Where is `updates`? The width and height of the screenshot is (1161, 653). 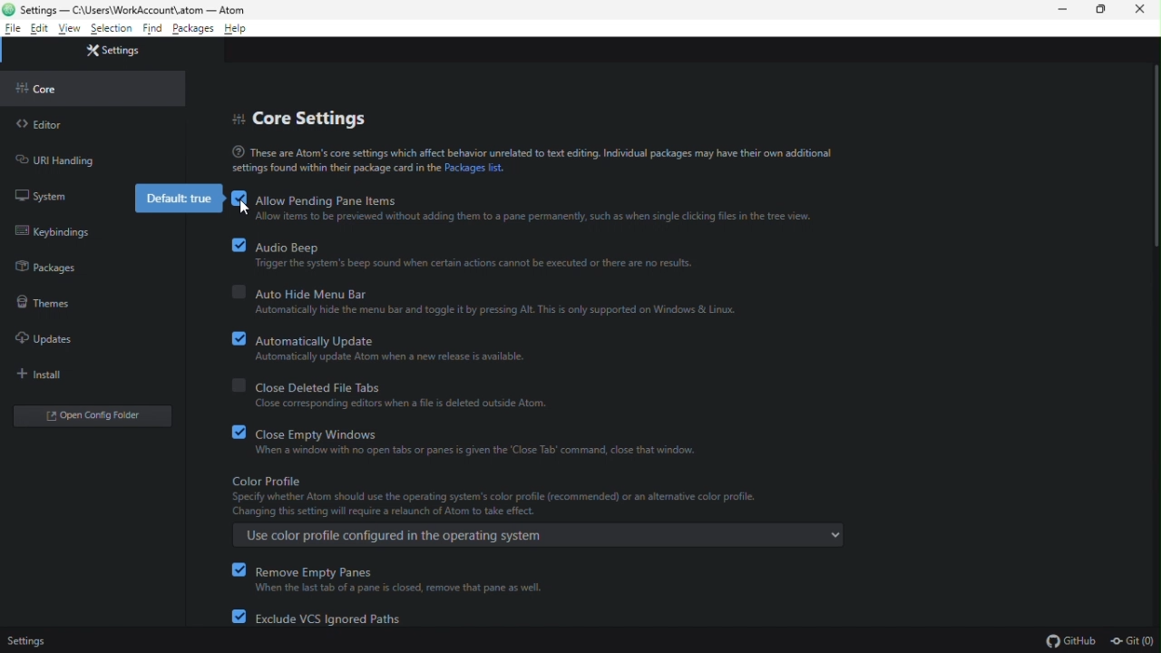
updates is located at coordinates (50, 340).